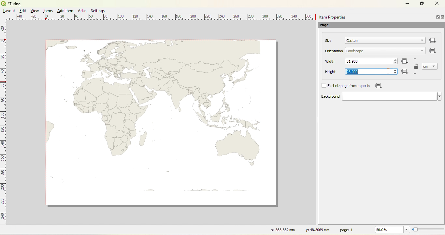 Image resolution: width=445 pixels, height=235 pixels. Describe the element at coordinates (4, 127) in the screenshot. I see `Ruler` at that location.